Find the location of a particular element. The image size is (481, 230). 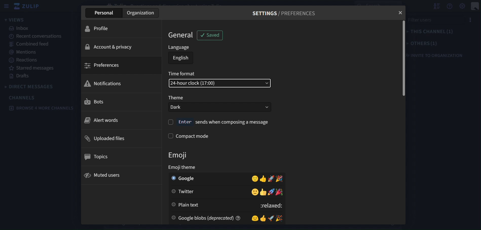

sidebar is located at coordinates (6, 7).